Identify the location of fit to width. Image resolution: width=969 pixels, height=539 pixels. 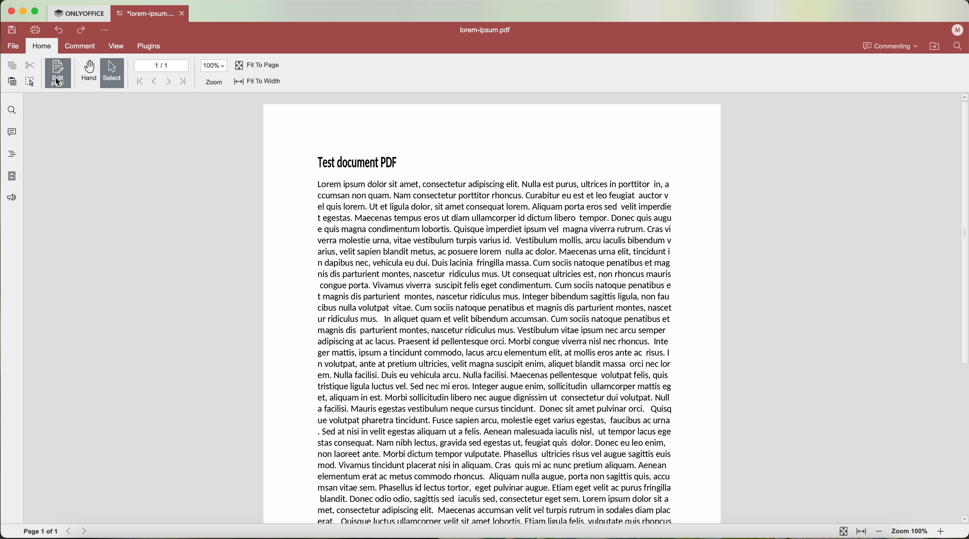
(257, 82).